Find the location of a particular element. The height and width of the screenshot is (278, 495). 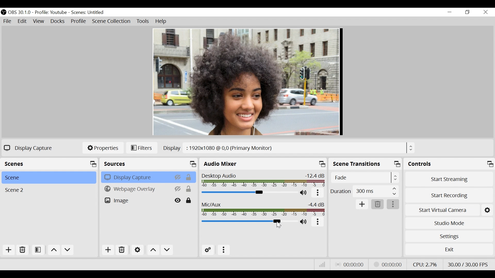

Move down is located at coordinates (67, 250).